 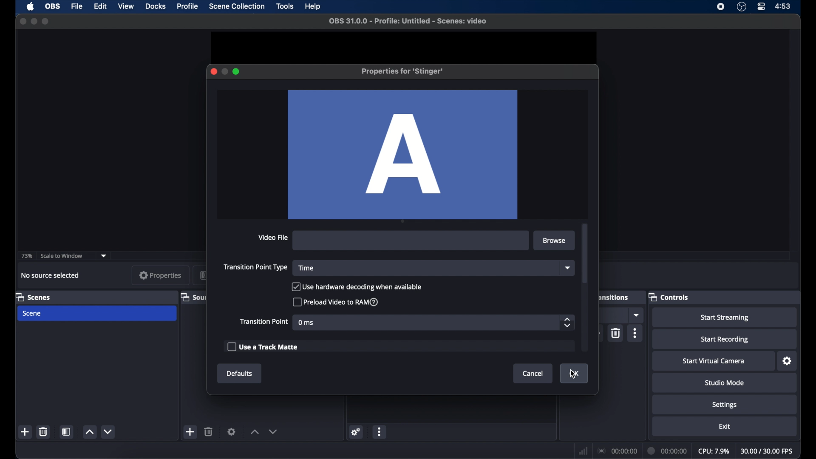 What do you see at coordinates (53, 6) in the screenshot?
I see `obs` at bounding box center [53, 6].